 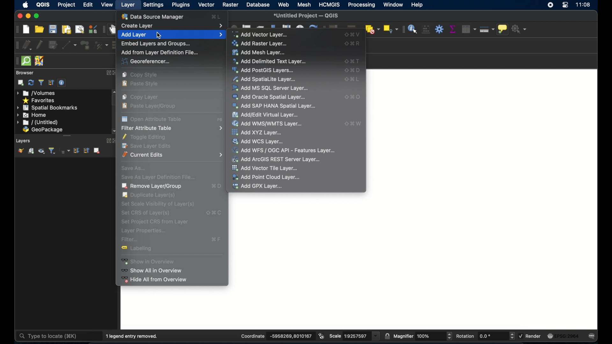 I want to click on scroll box, so click(x=115, y=101).